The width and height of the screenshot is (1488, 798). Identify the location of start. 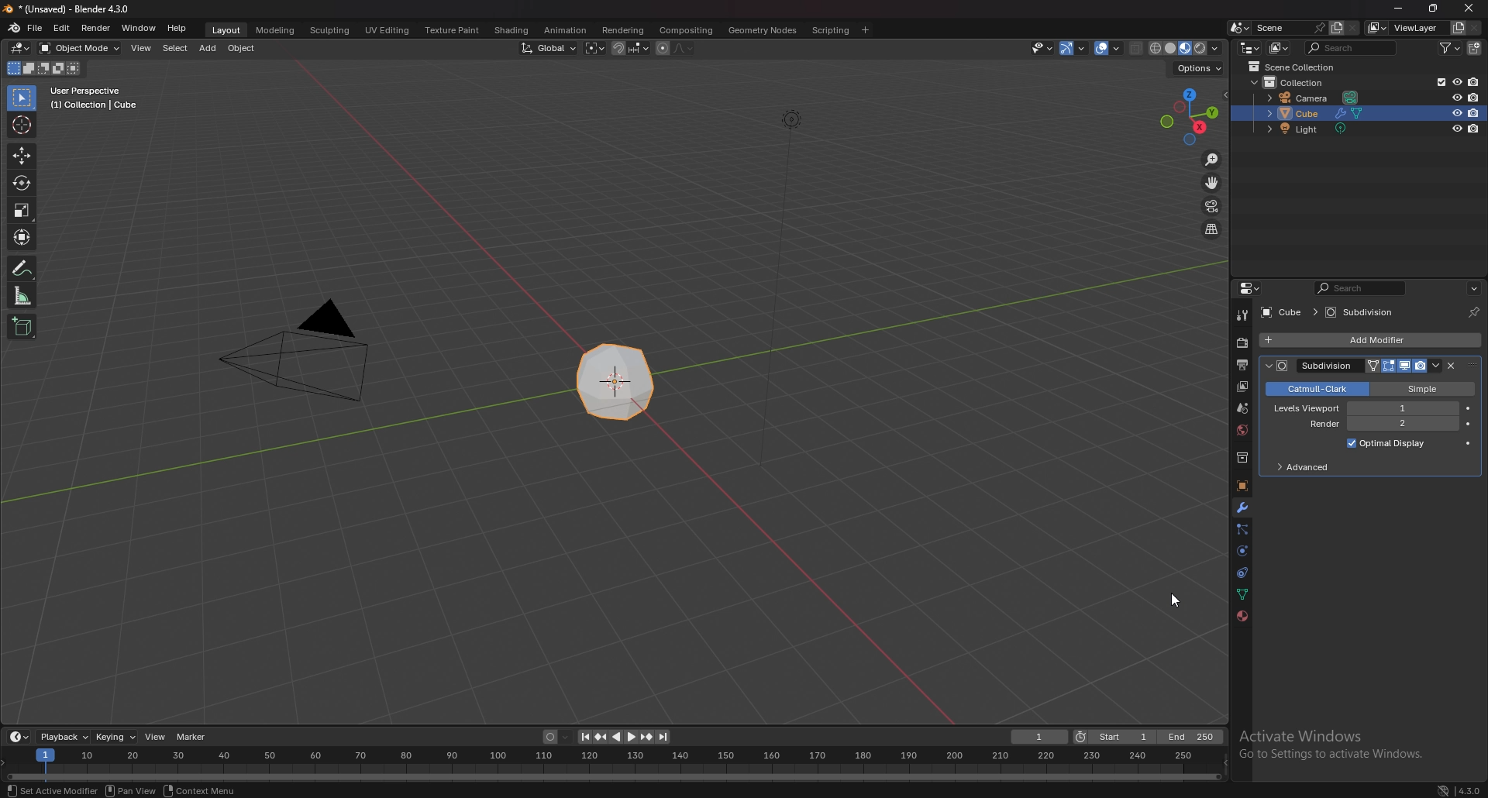
(1114, 737).